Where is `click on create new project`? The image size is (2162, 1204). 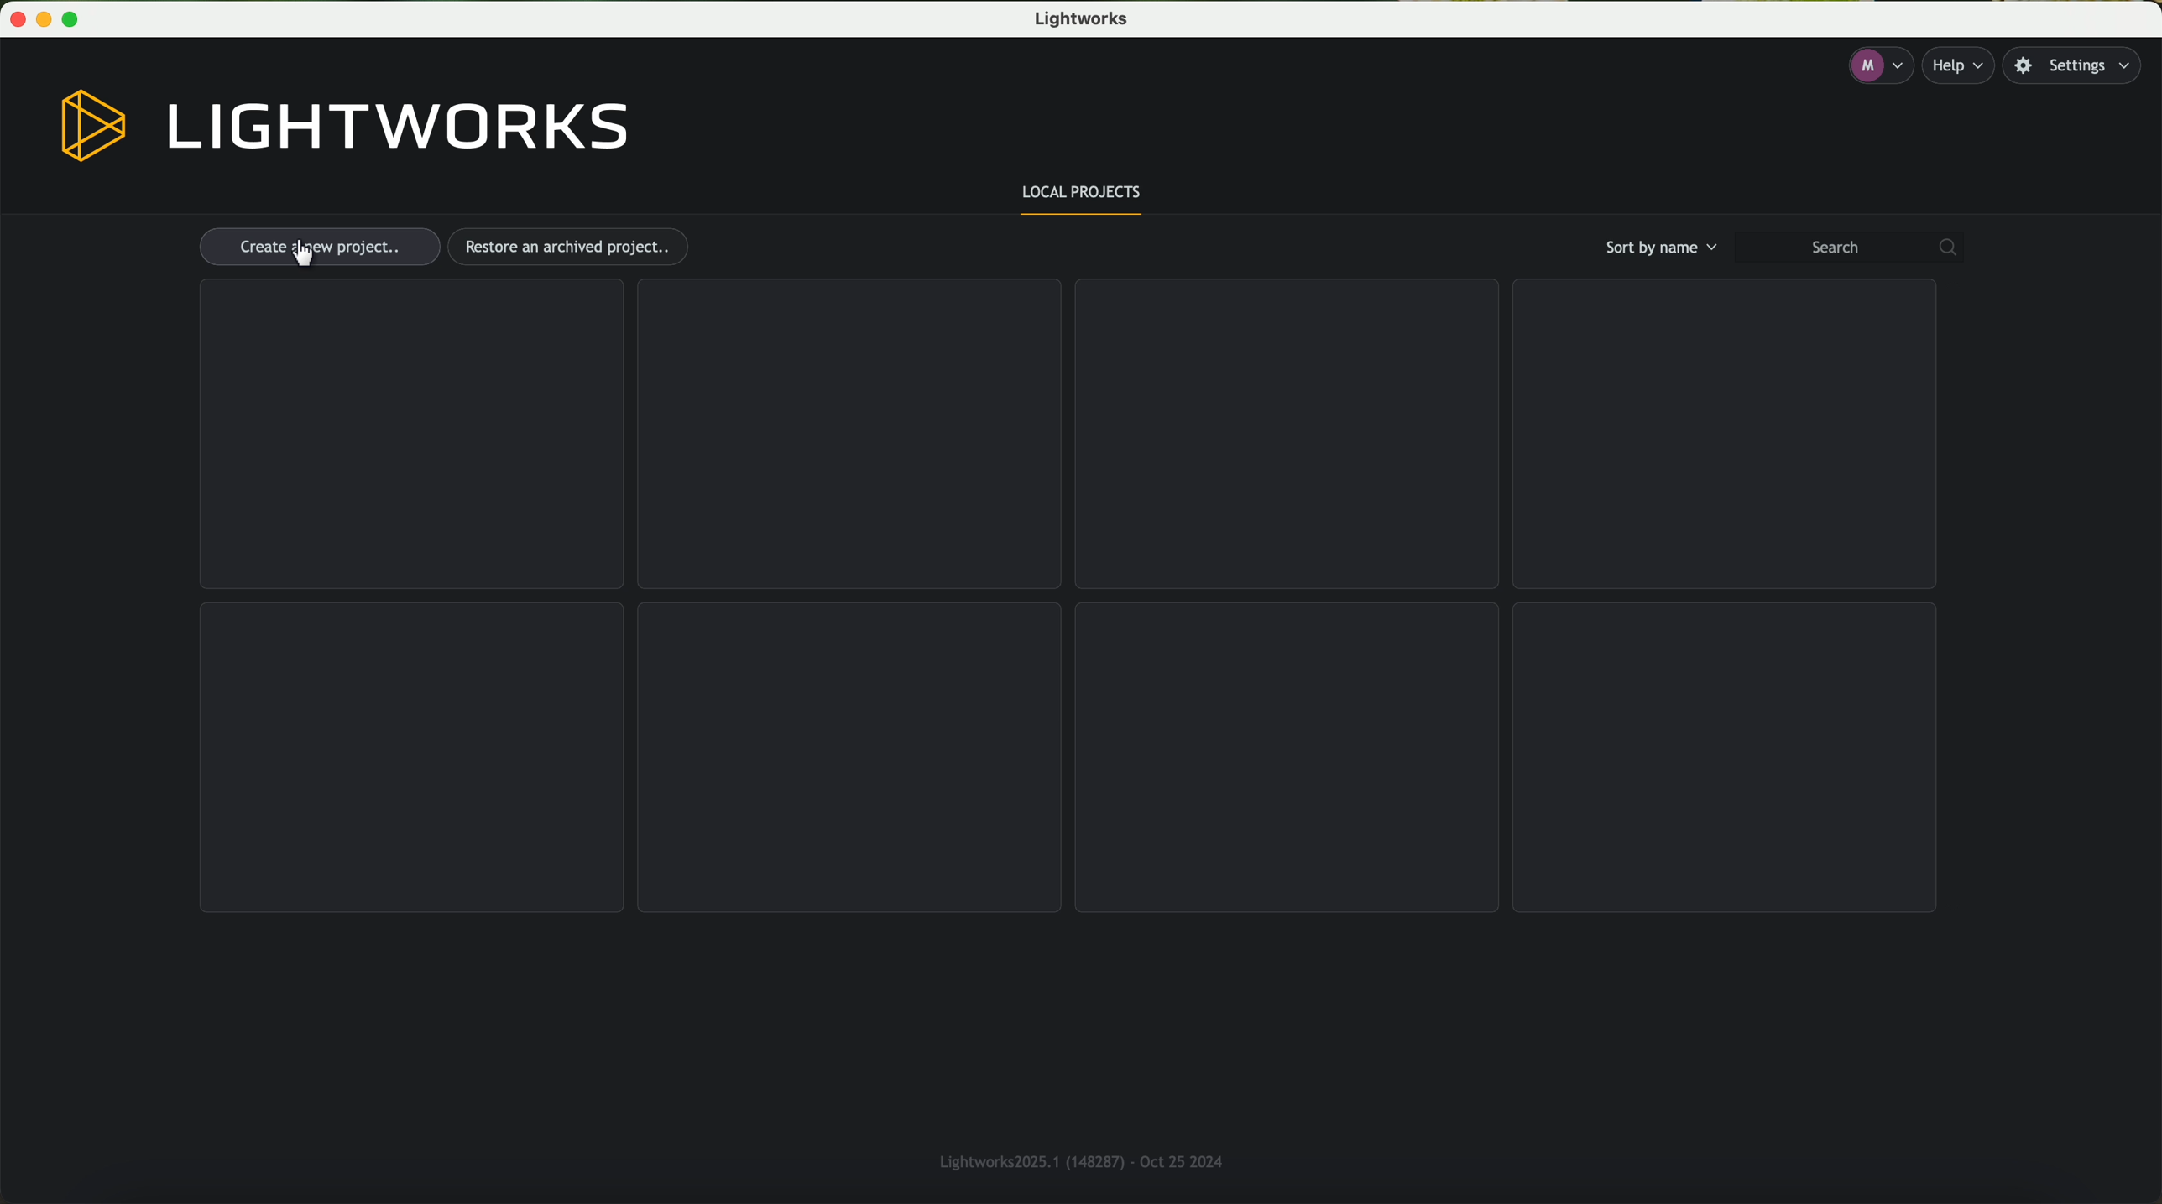
click on create new project is located at coordinates (319, 248).